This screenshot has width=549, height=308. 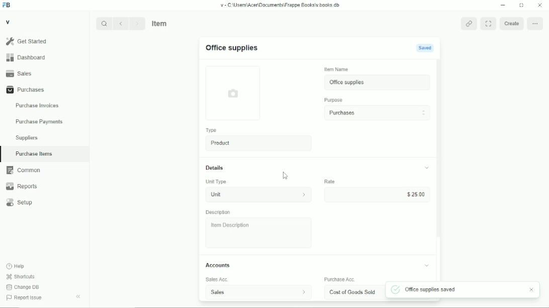 What do you see at coordinates (20, 203) in the screenshot?
I see `setup` at bounding box center [20, 203].